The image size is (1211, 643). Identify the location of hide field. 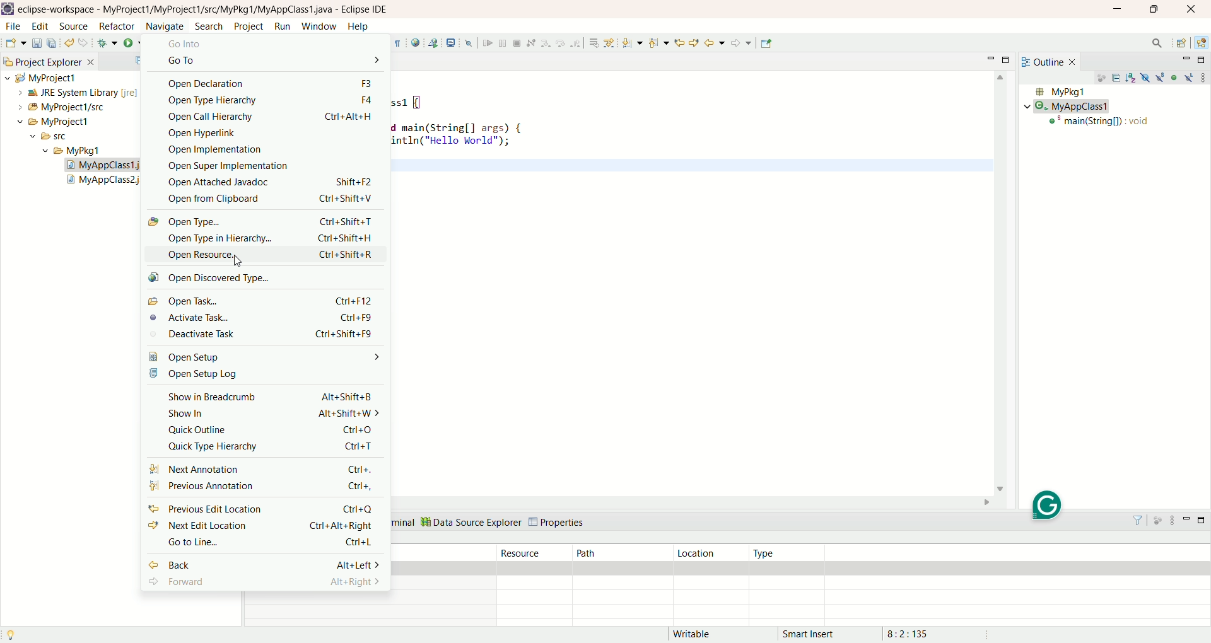
(1144, 77).